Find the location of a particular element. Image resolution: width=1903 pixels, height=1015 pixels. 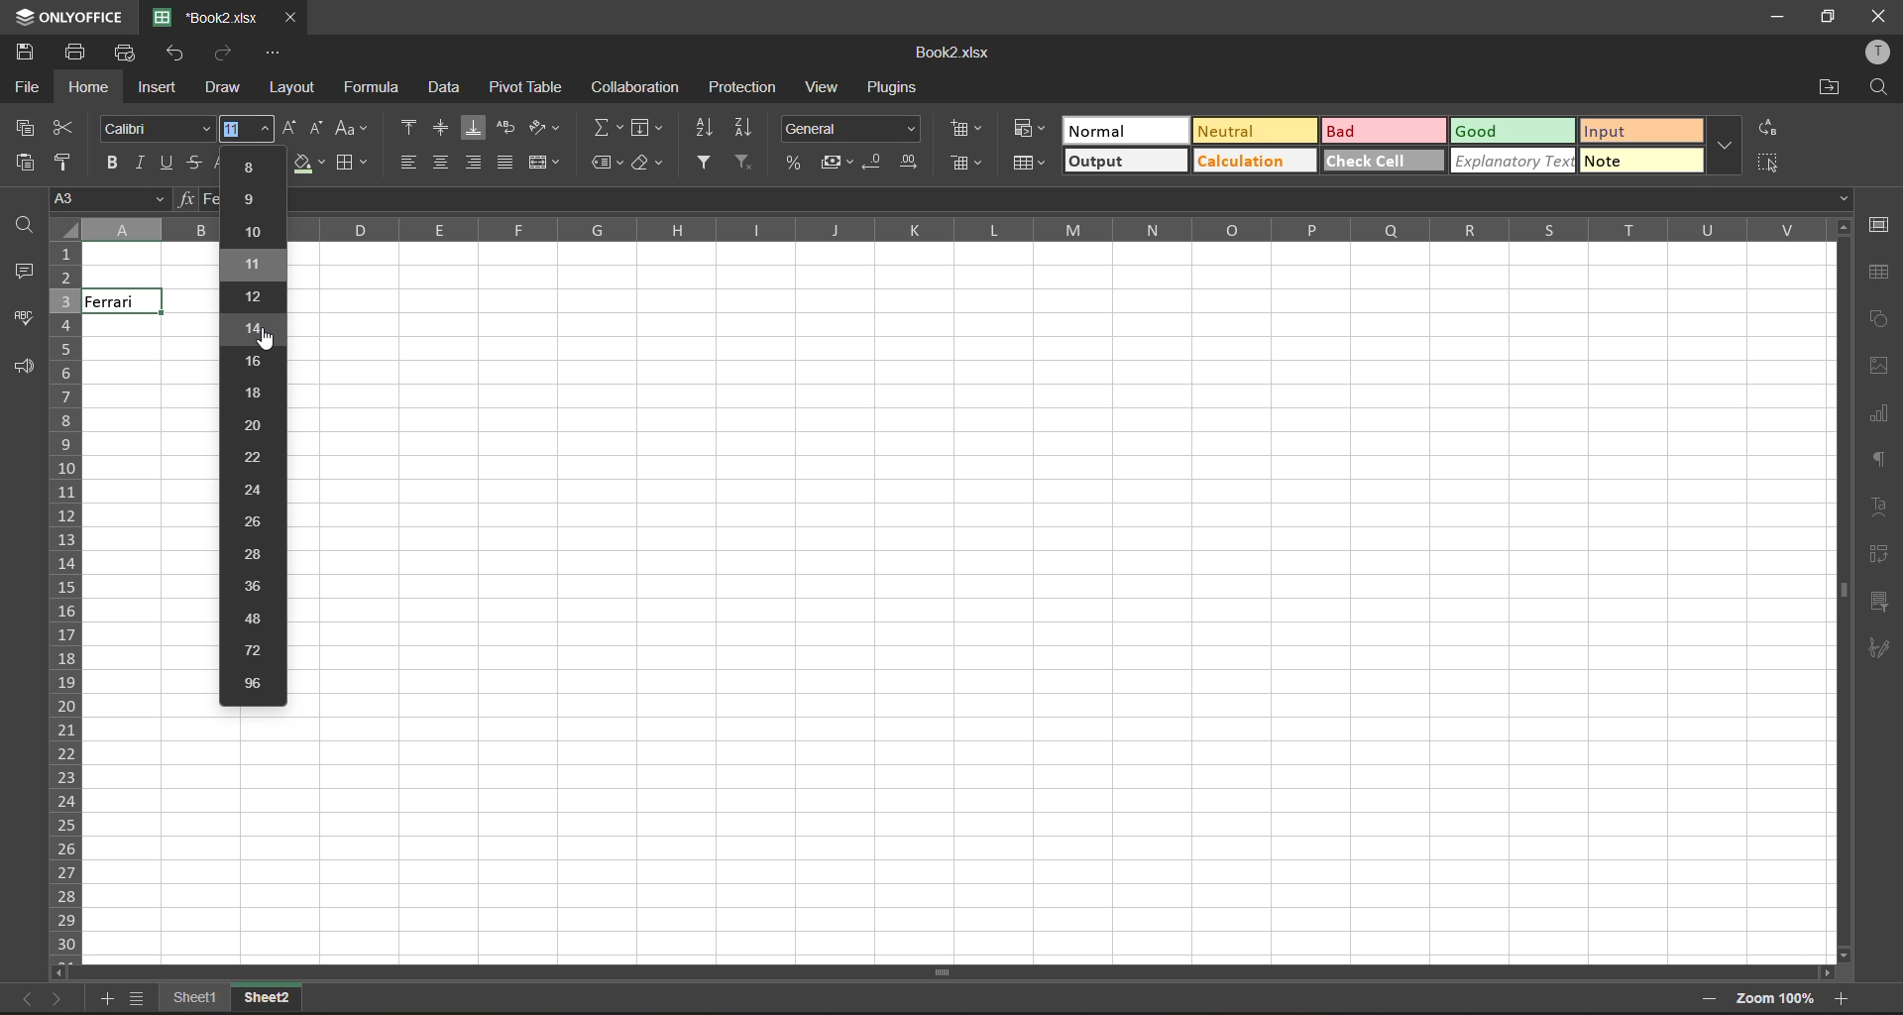

8 is located at coordinates (253, 169).